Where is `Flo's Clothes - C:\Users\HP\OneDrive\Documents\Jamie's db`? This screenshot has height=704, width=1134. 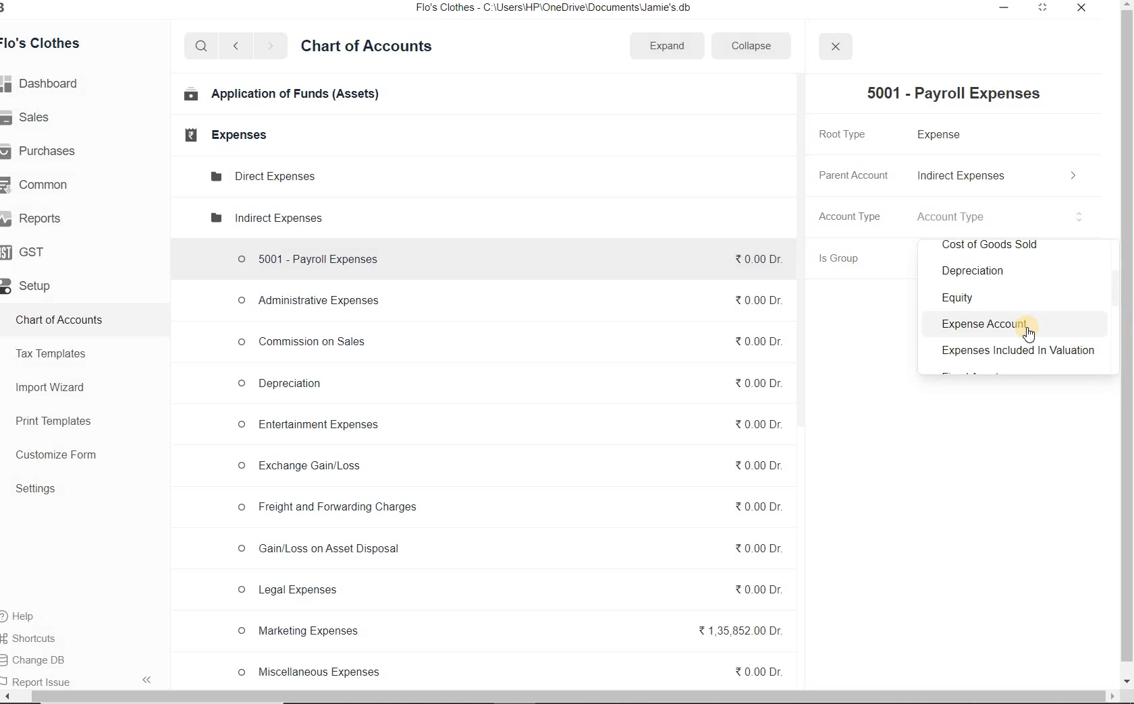
Flo's Clothes - C:\Users\HP\OneDrive\Documents\Jamie's db is located at coordinates (578, 9).